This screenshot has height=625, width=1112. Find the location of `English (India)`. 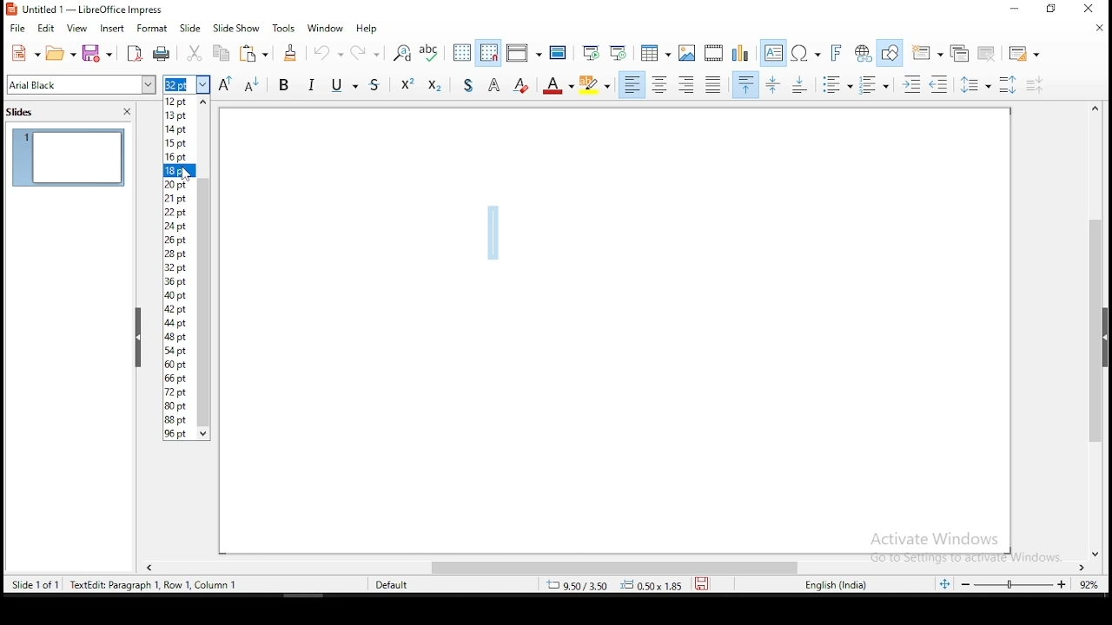

English (India) is located at coordinates (836, 585).